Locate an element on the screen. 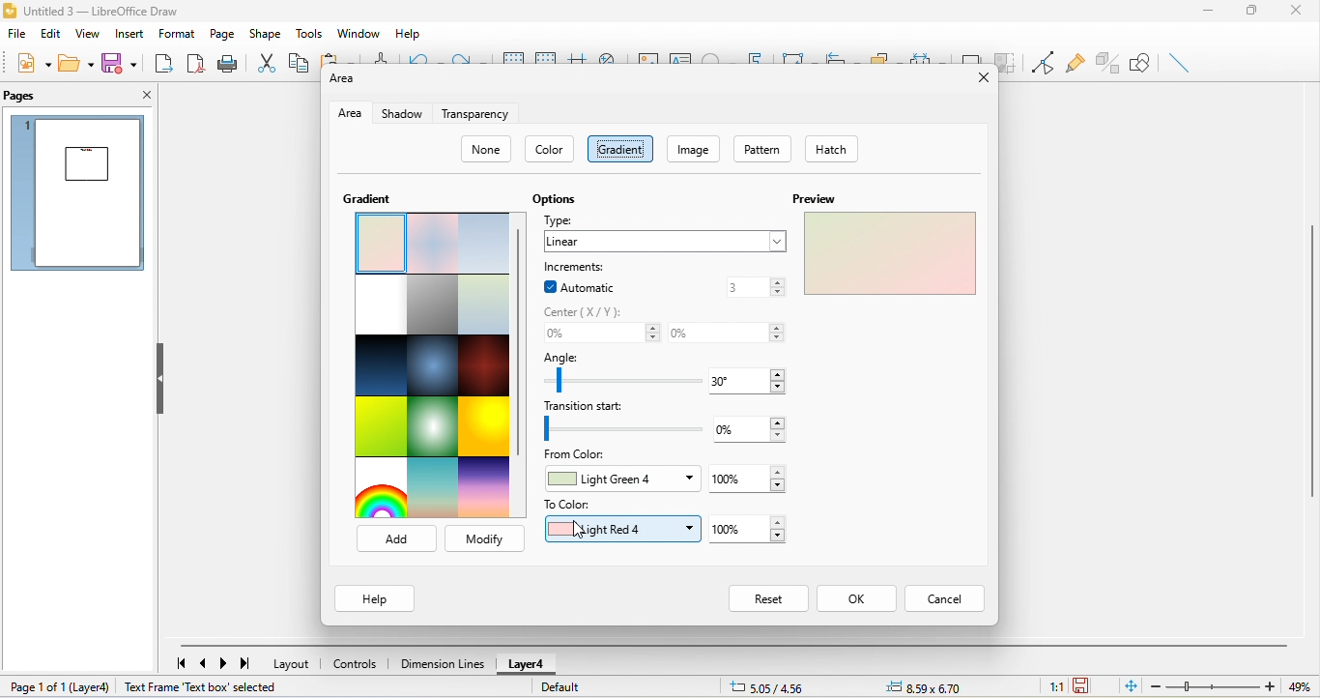  set center x/y- 0% is located at coordinates (601, 334).